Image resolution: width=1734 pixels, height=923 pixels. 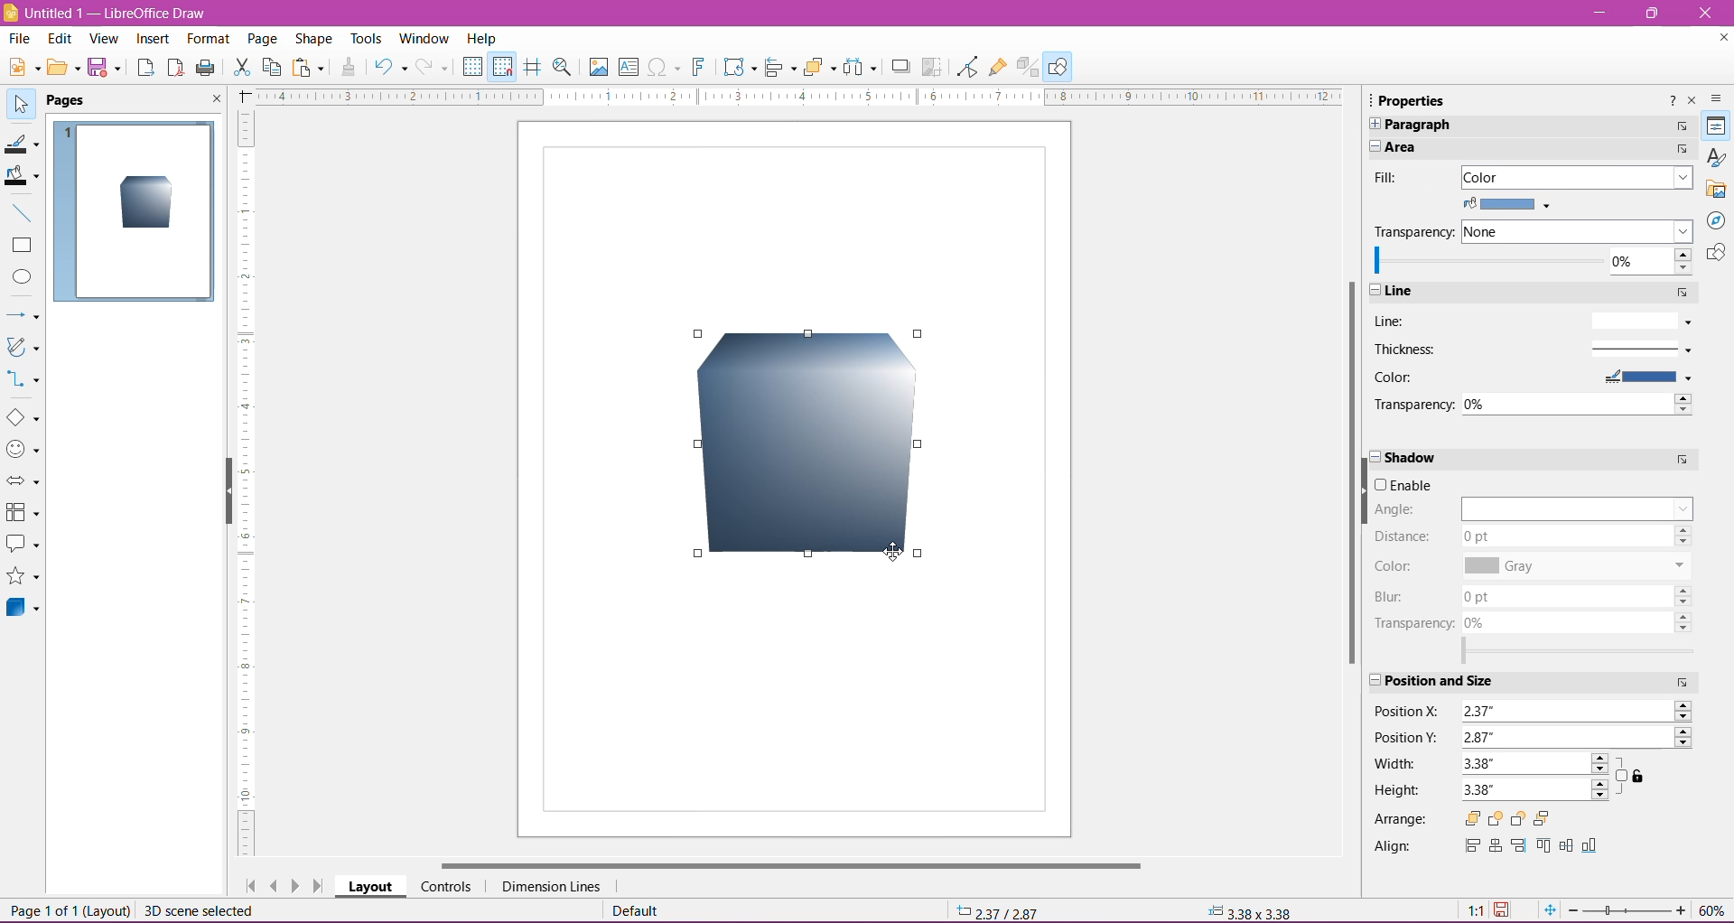 I want to click on Set Shadow color, so click(x=1574, y=566).